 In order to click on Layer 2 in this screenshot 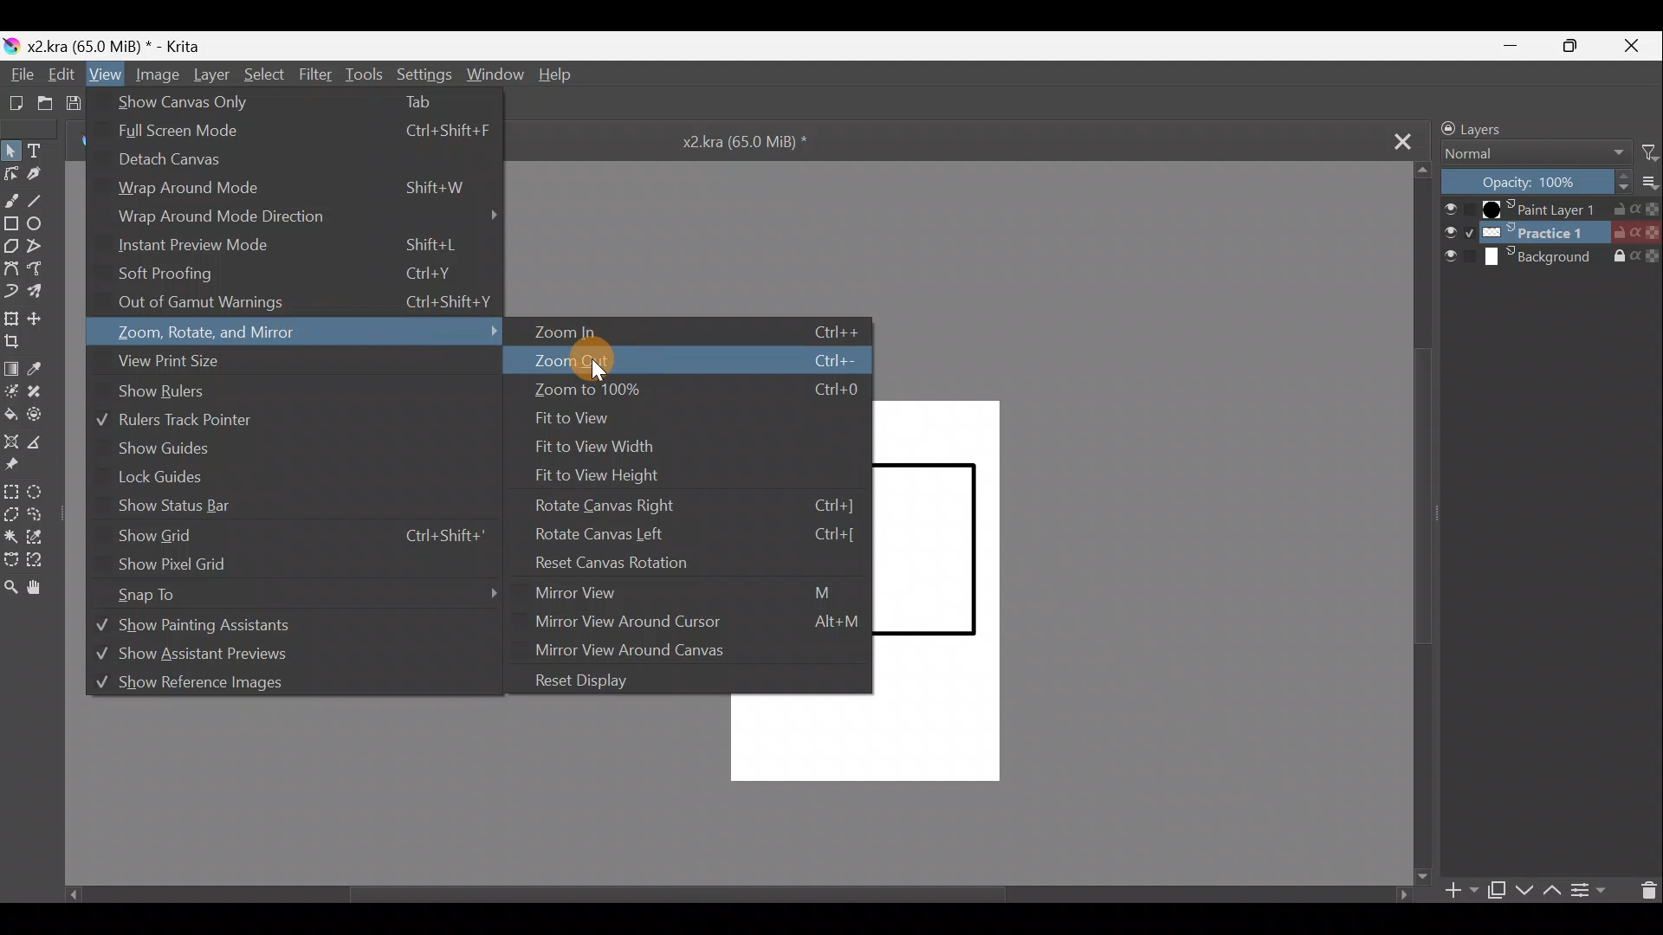, I will do `click(1550, 232)`.